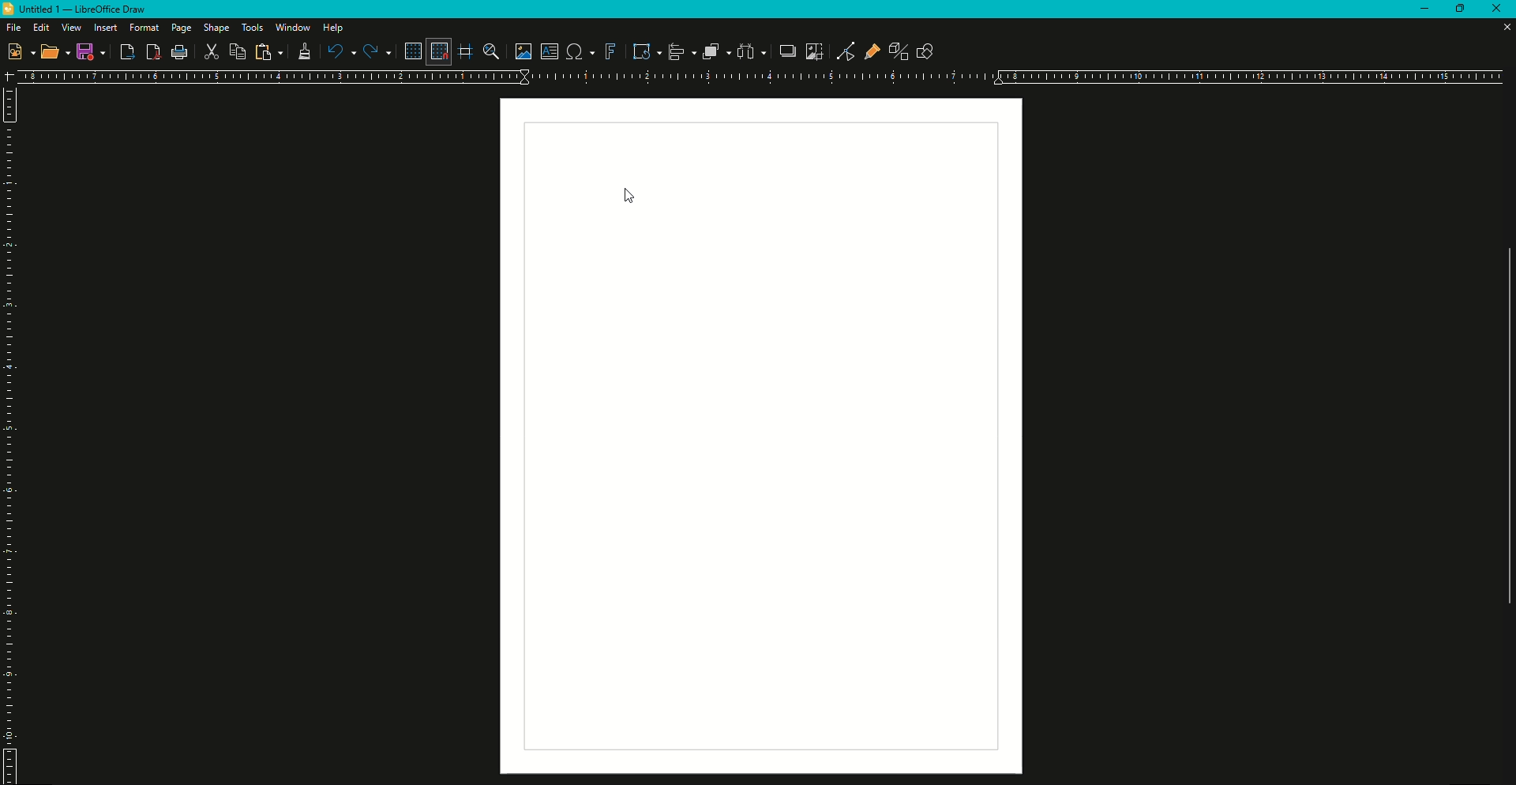 This screenshot has width=1516, height=785. Describe the element at coordinates (213, 28) in the screenshot. I see `Shape` at that location.